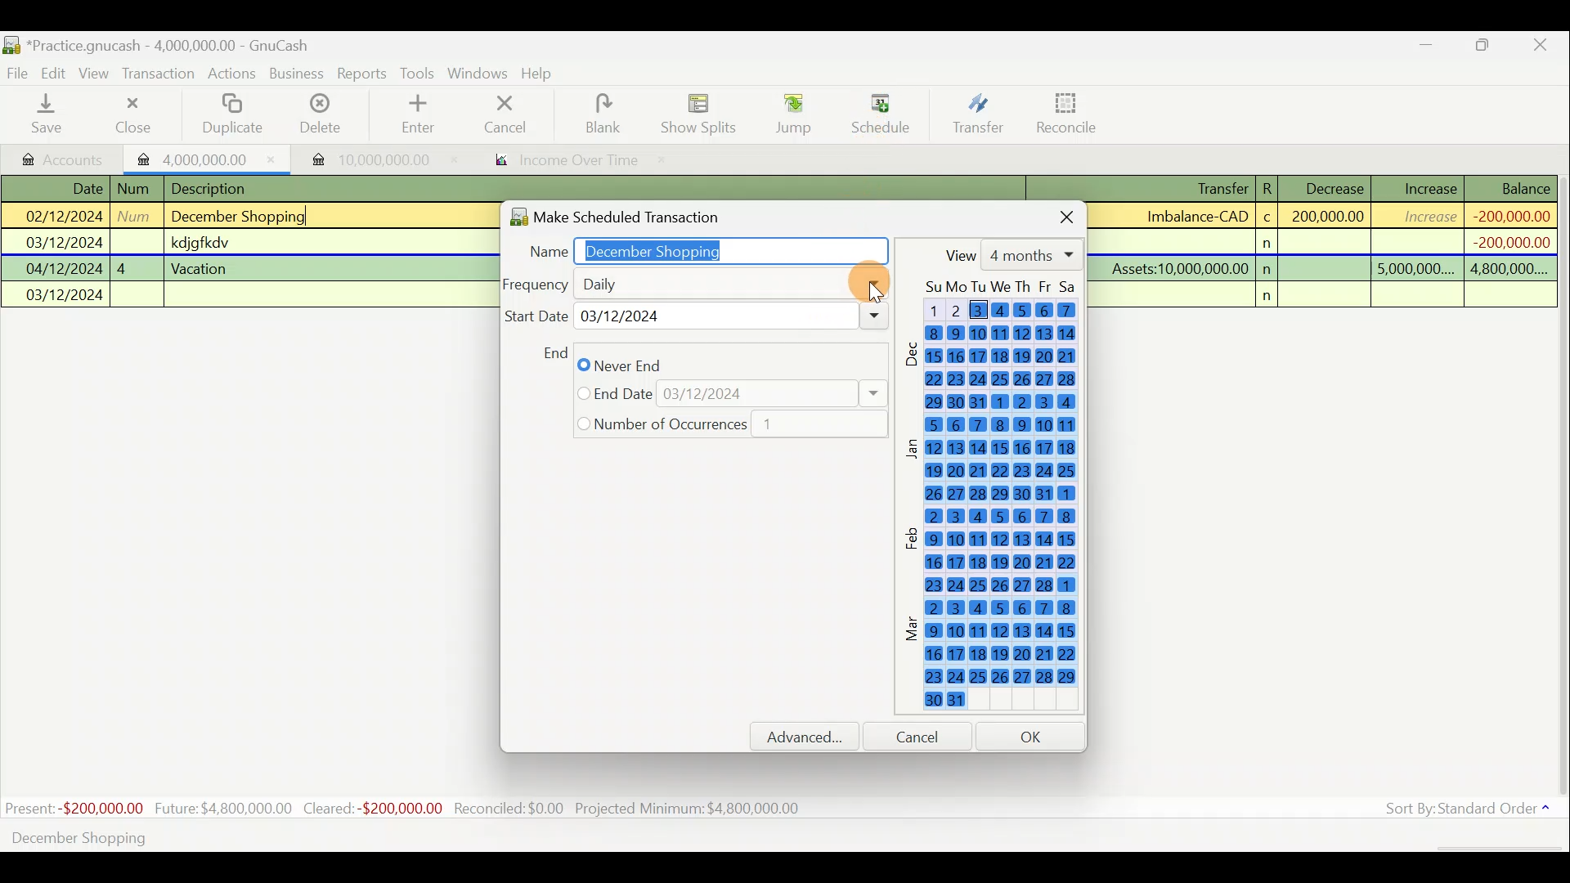 The height and width of the screenshot is (883, 1570). What do you see at coordinates (543, 74) in the screenshot?
I see `Help` at bounding box center [543, 74].